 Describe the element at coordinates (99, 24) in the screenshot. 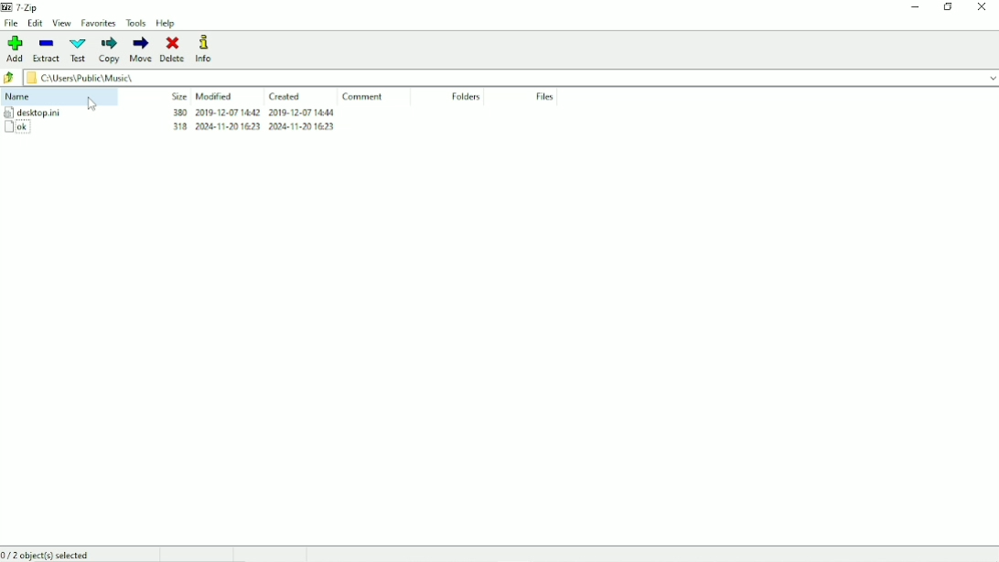

I see `Favorites` at that location.